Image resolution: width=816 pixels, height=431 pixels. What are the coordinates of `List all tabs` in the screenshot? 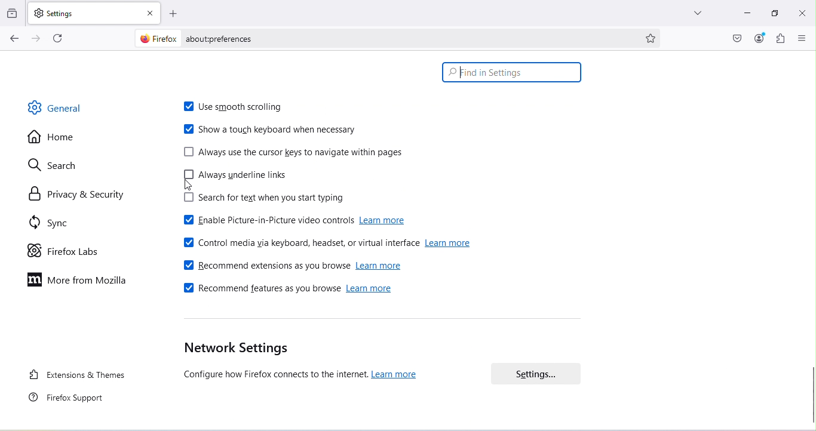 It's located at (692, 11).